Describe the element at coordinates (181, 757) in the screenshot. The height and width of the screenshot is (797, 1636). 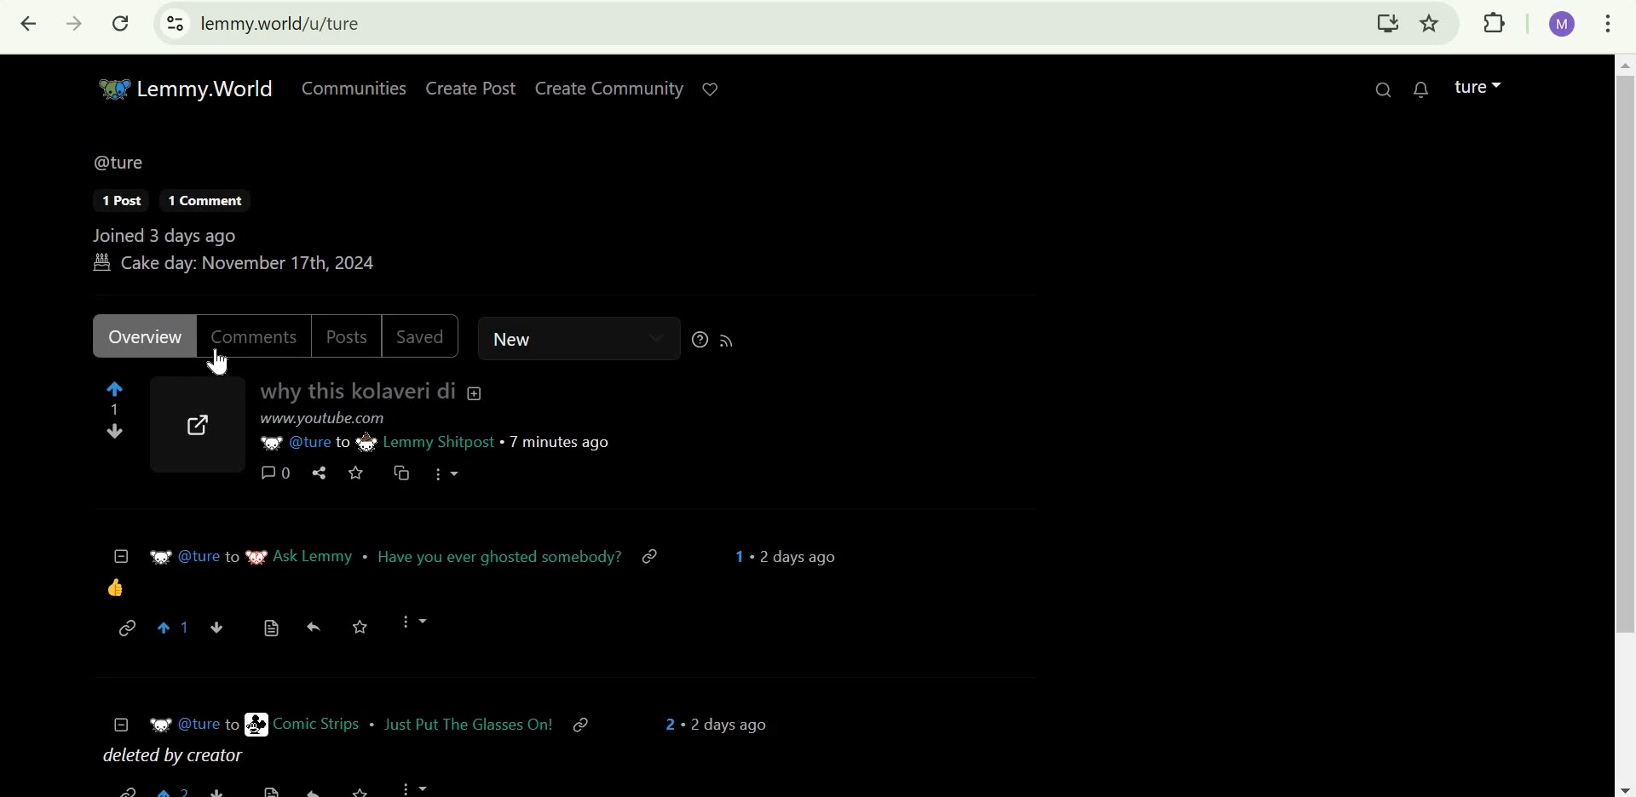
I see `deleted by creator` at that location.